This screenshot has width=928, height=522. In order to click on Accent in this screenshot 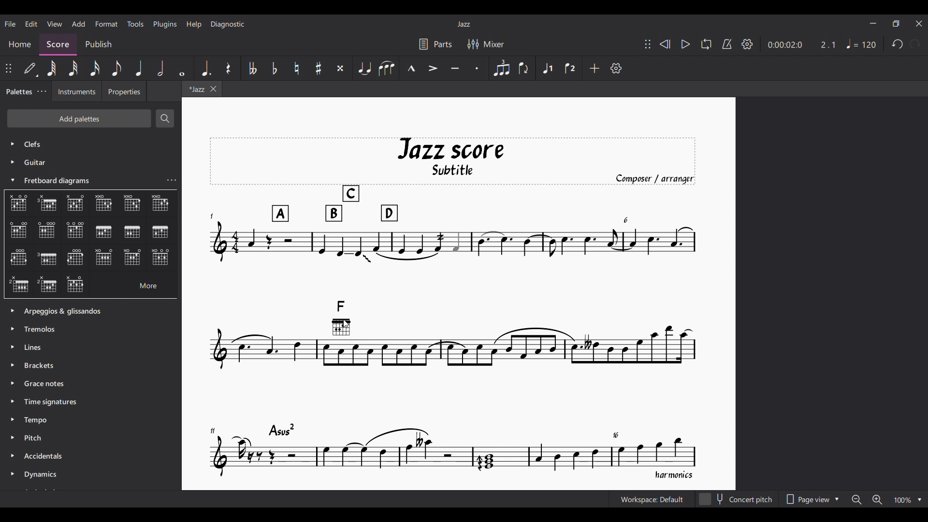, I will do `click(433, 68)`.